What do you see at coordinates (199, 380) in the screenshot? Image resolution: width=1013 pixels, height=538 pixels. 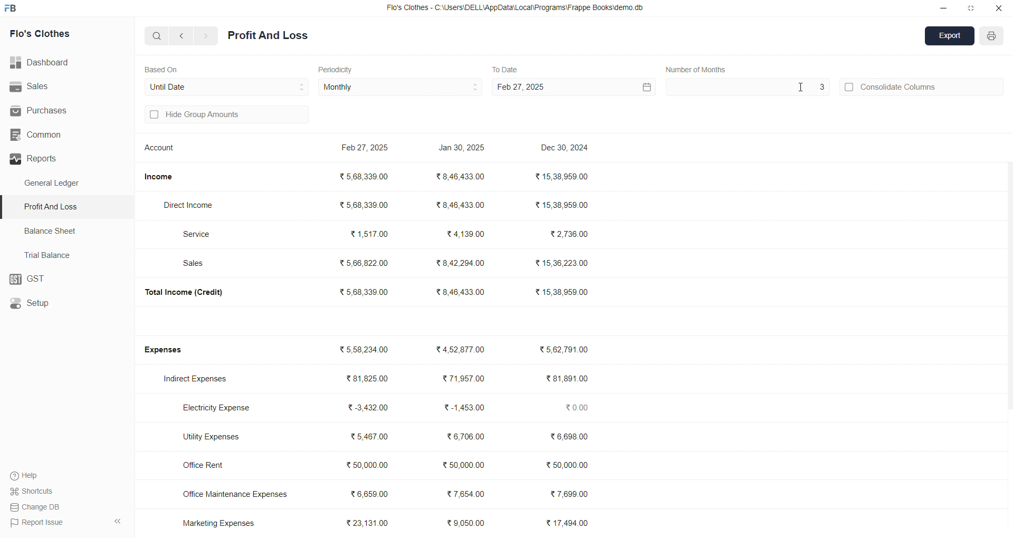 I see `Indirect Expenses` at bounding box center [199, 380].